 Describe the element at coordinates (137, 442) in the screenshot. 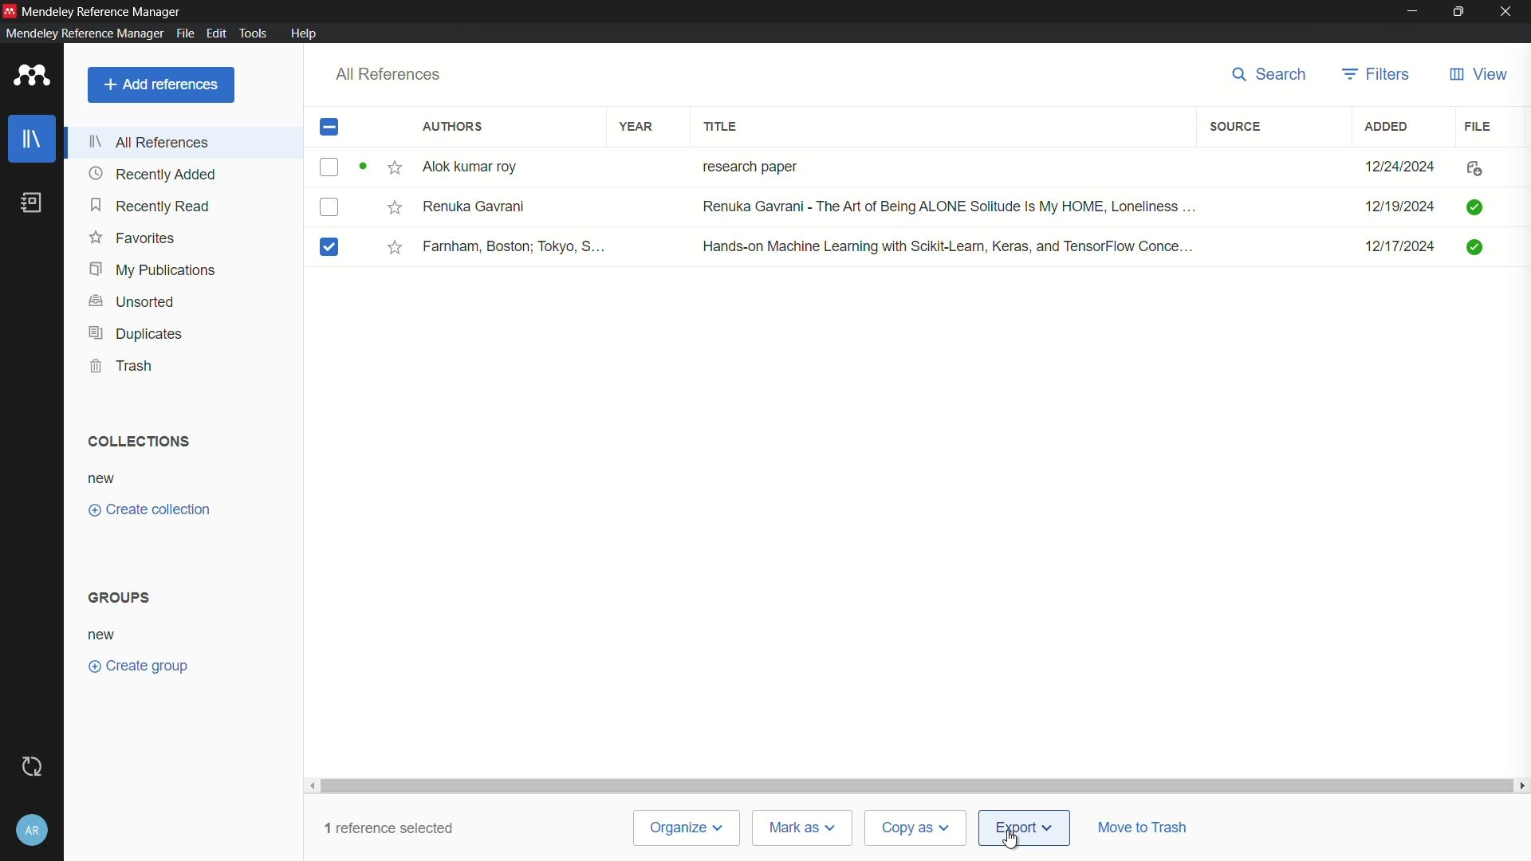

I see `collections` at that location.